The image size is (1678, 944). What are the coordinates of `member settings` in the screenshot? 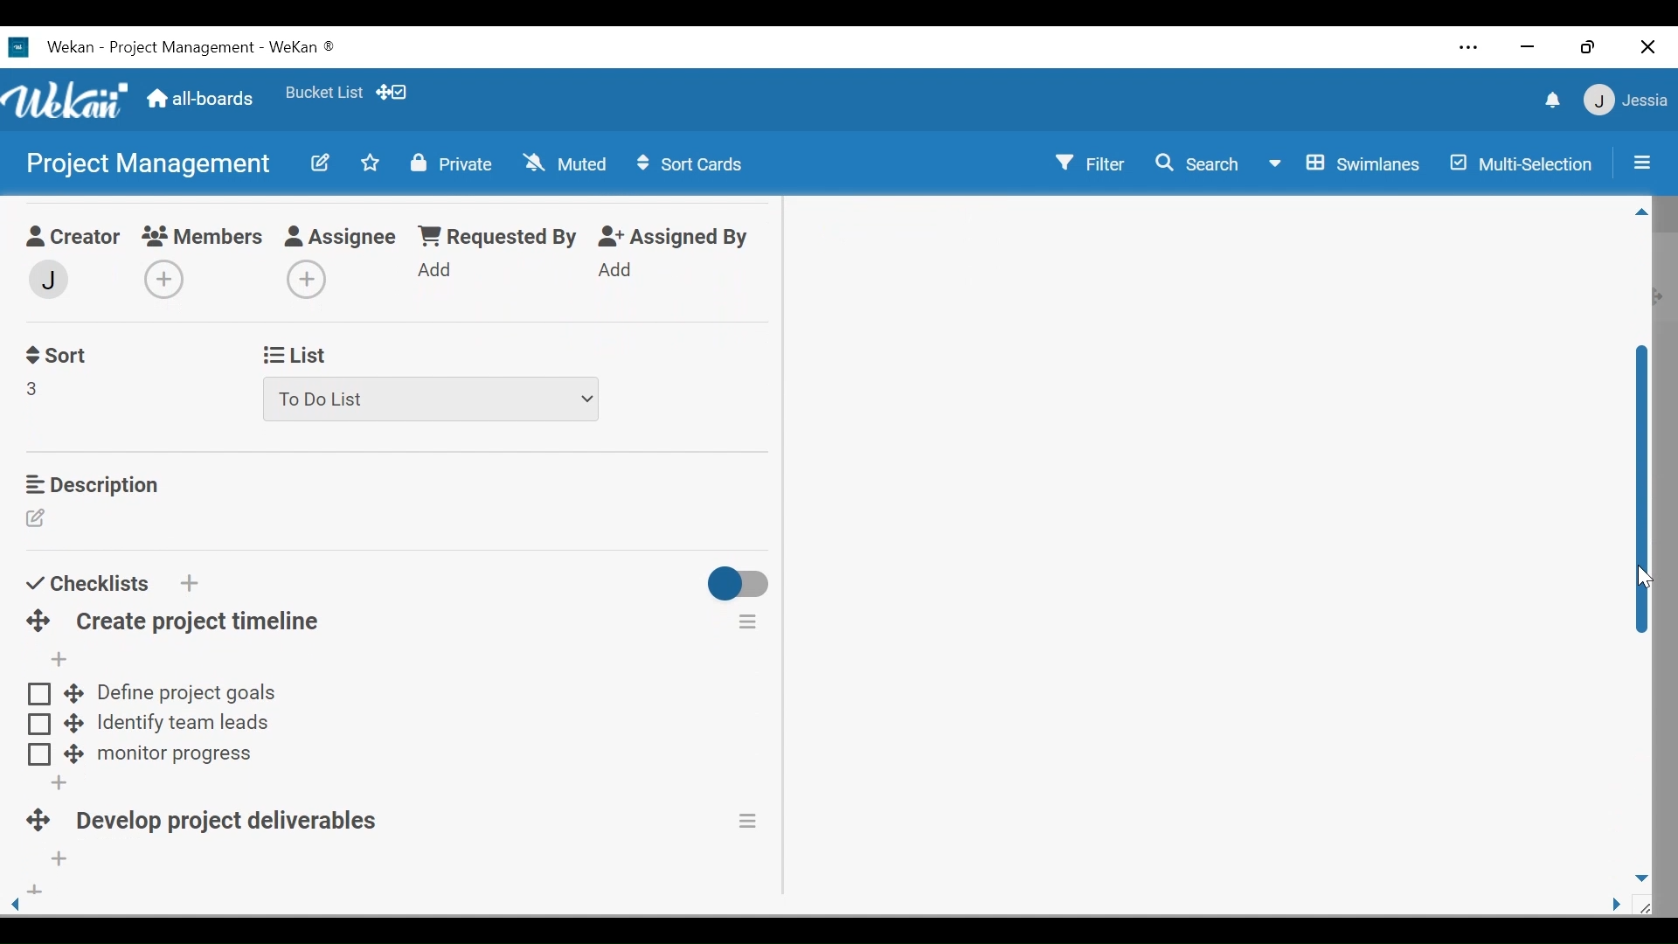 It's located at (1626, 99).